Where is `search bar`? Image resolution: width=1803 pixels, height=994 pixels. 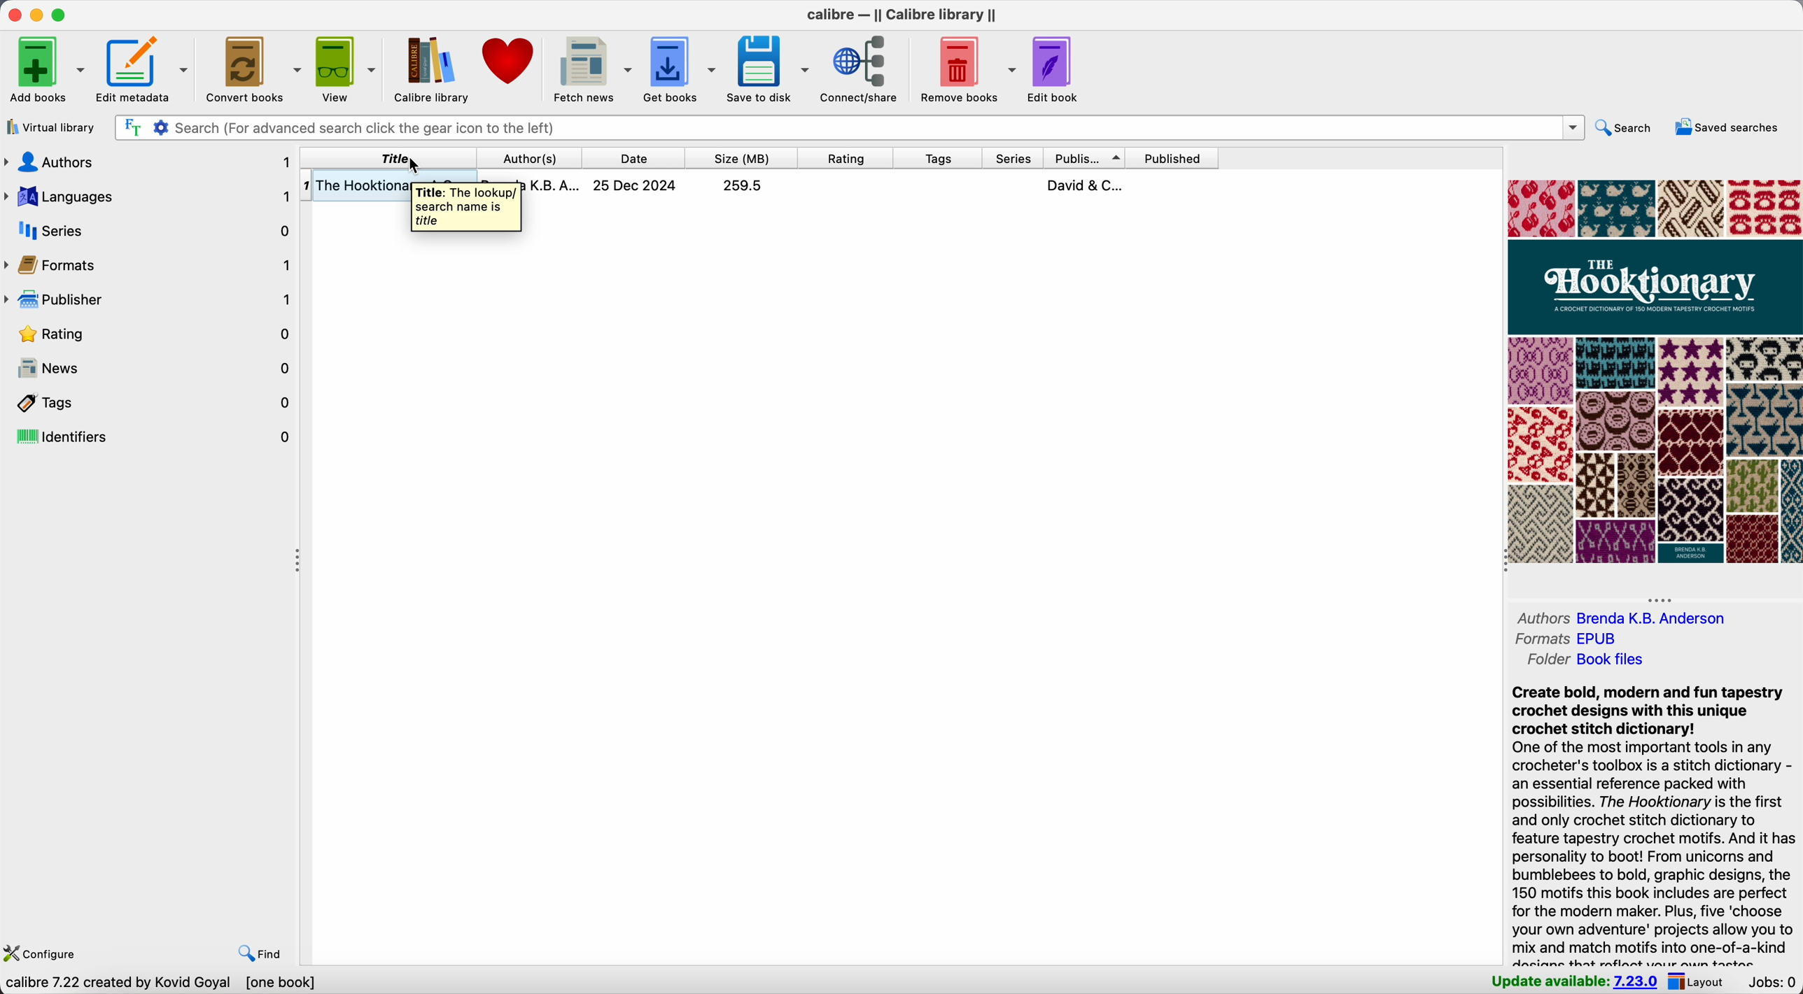
search bar is located at coordinates (846, 128).